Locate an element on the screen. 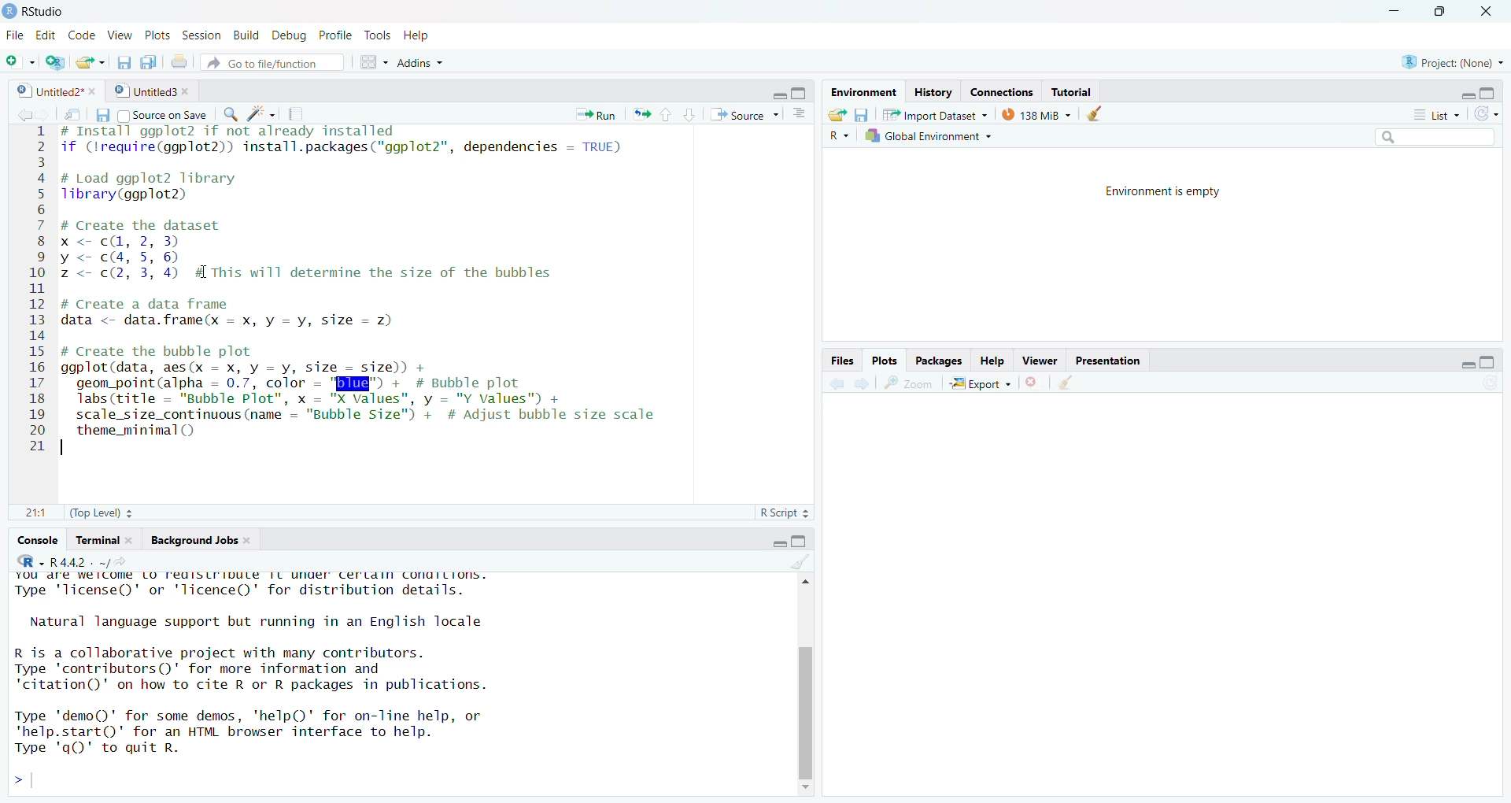 The height and width of the screenshot is (803, 1511). New file is located at coordinates (17, 57).